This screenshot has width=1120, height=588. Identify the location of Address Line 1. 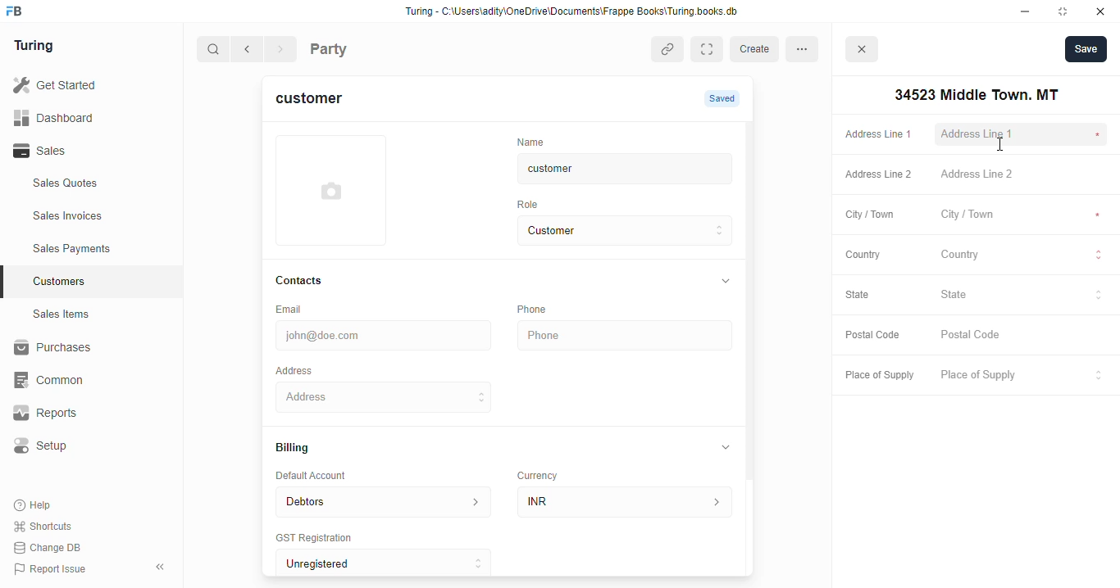
(877, 133).